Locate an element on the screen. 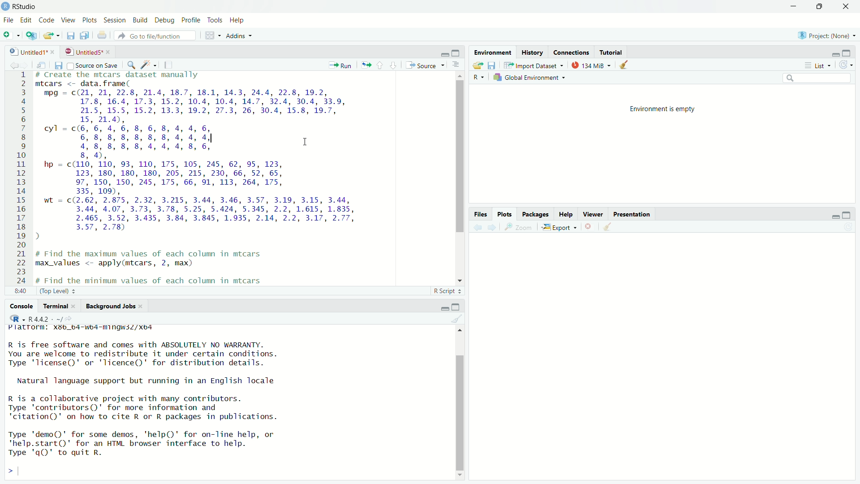 The image size is (860, 484). ‘Connections is located at coordinates (572, 52).